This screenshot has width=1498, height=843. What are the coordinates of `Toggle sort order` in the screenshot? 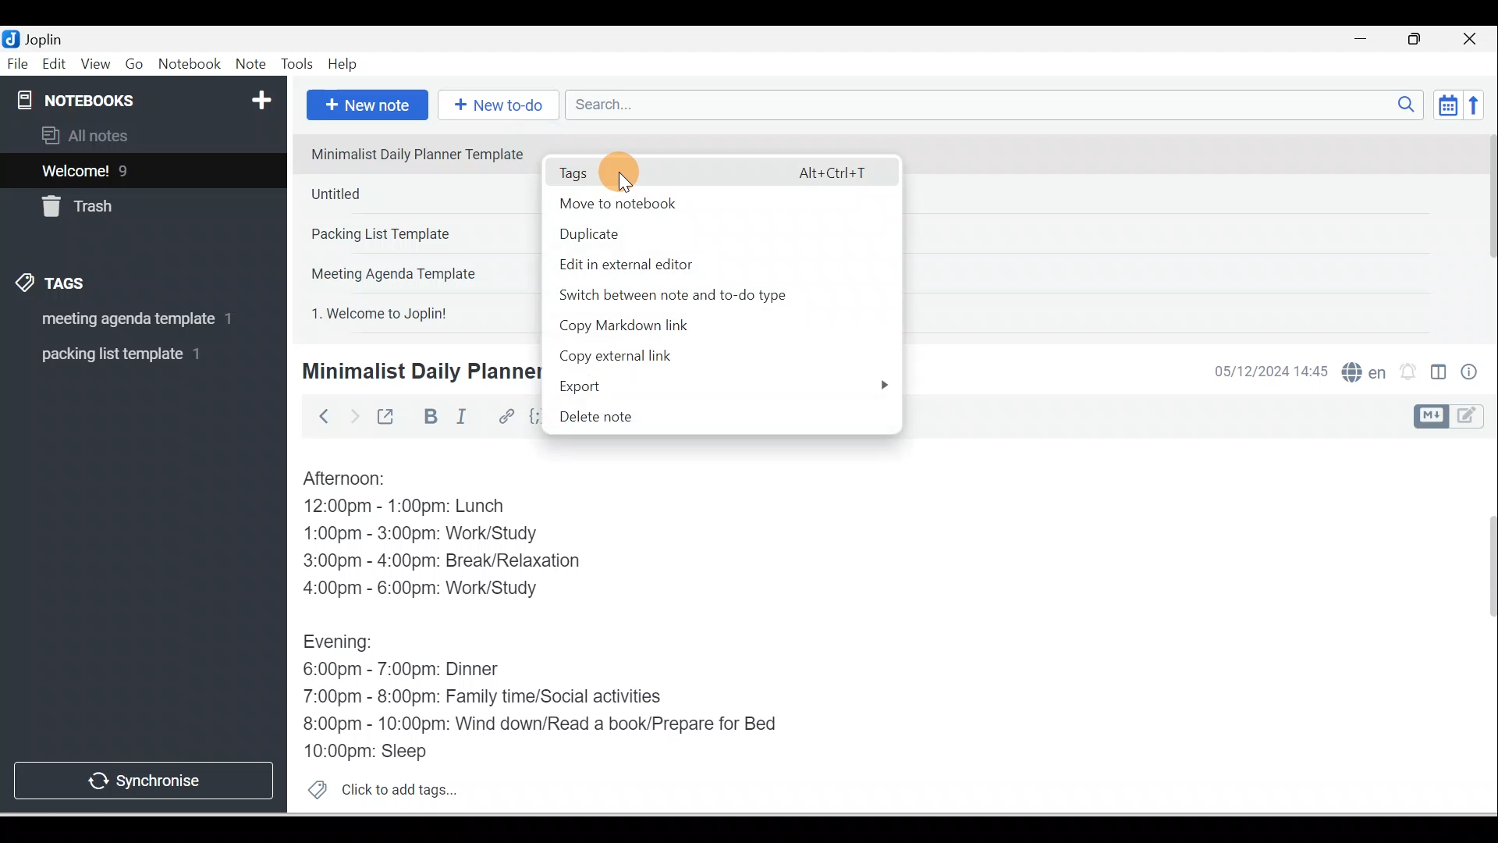 It's located at (1447, 104).